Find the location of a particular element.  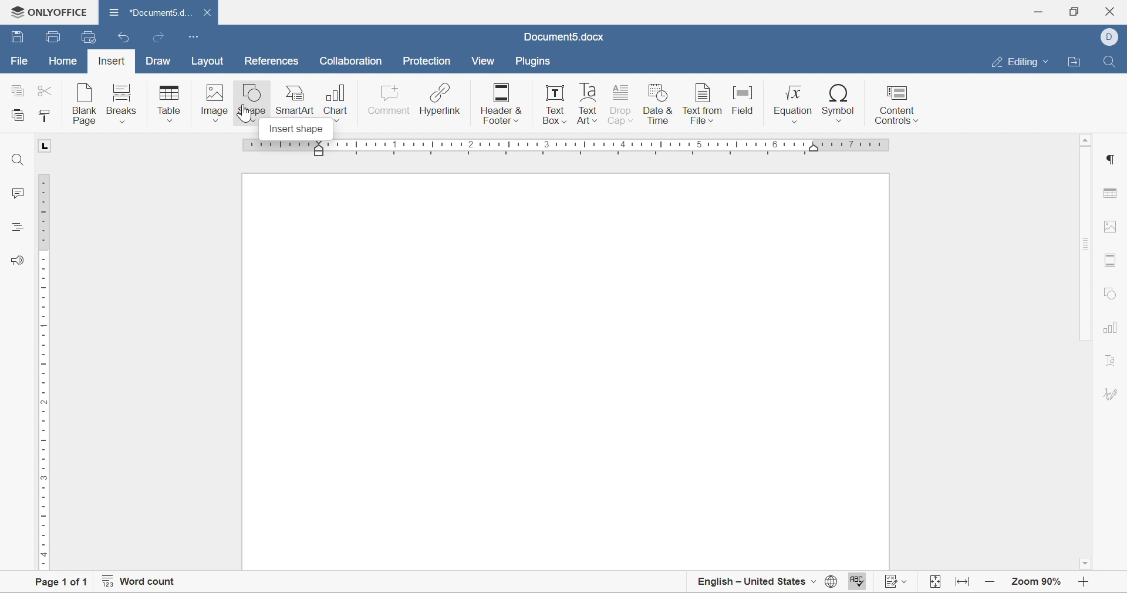

zoom 90% is located at coordinates (1034, 582).